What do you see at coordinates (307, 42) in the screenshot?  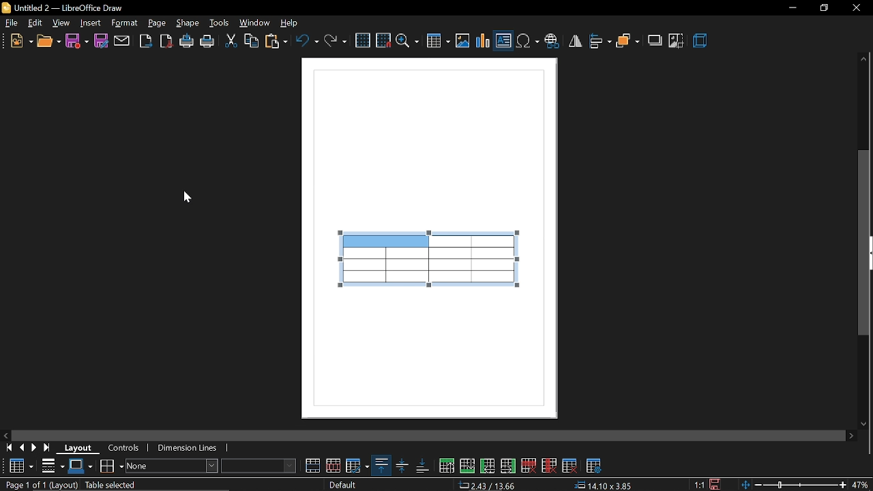 I see `undo` at bounding box center [307, 42].